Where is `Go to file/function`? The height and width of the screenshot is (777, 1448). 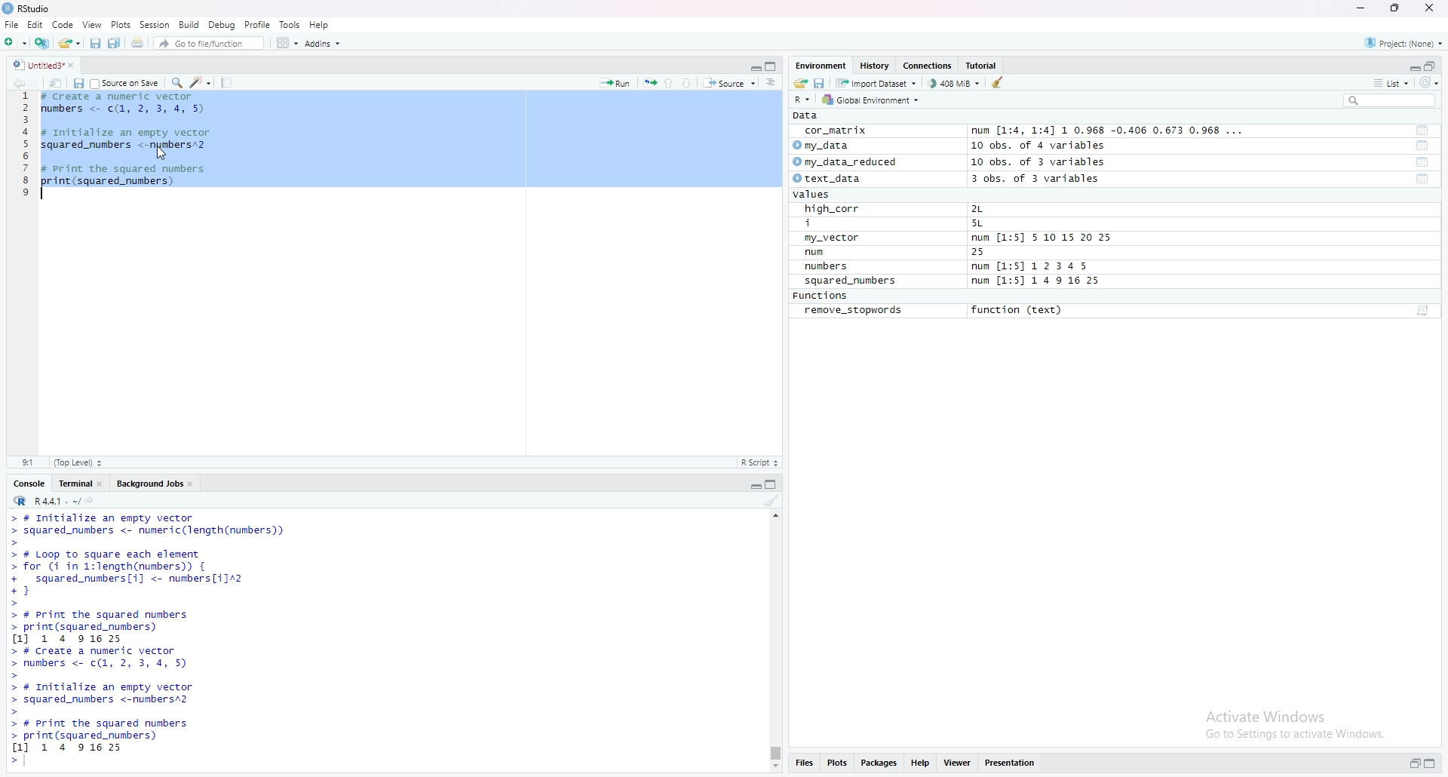 Go to file/function is located at coordinates (207, 41).